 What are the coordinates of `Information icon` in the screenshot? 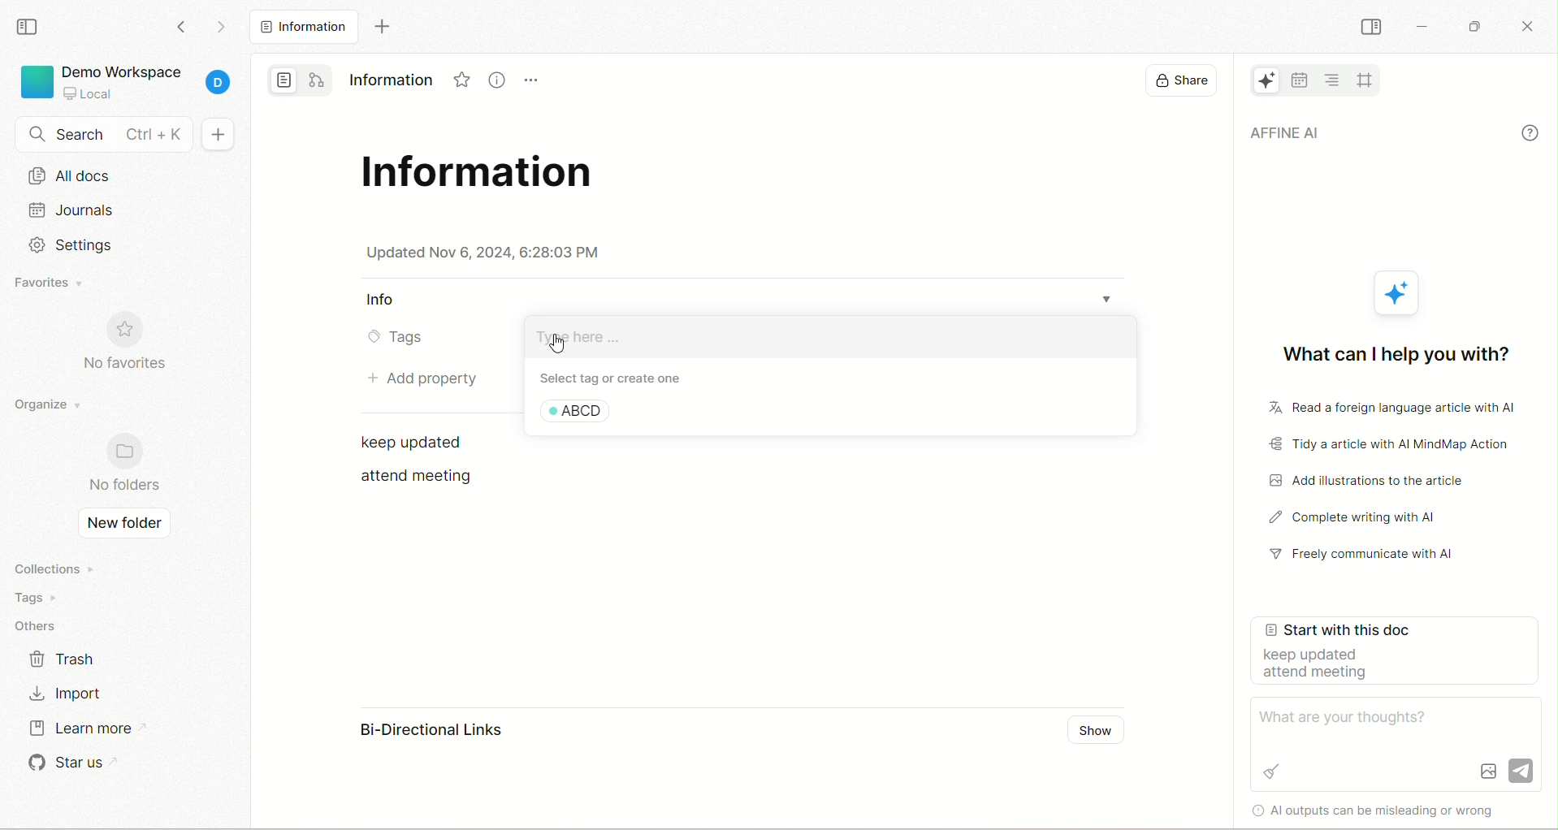 It's located at (494, 81).